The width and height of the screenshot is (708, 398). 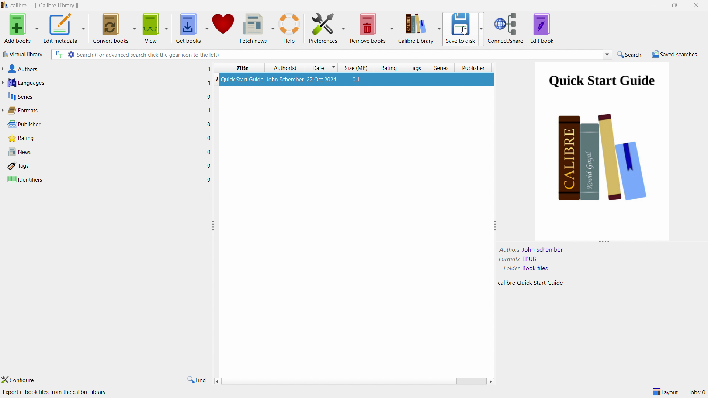 I want to click on save to disk, so click(x=464, y=29).